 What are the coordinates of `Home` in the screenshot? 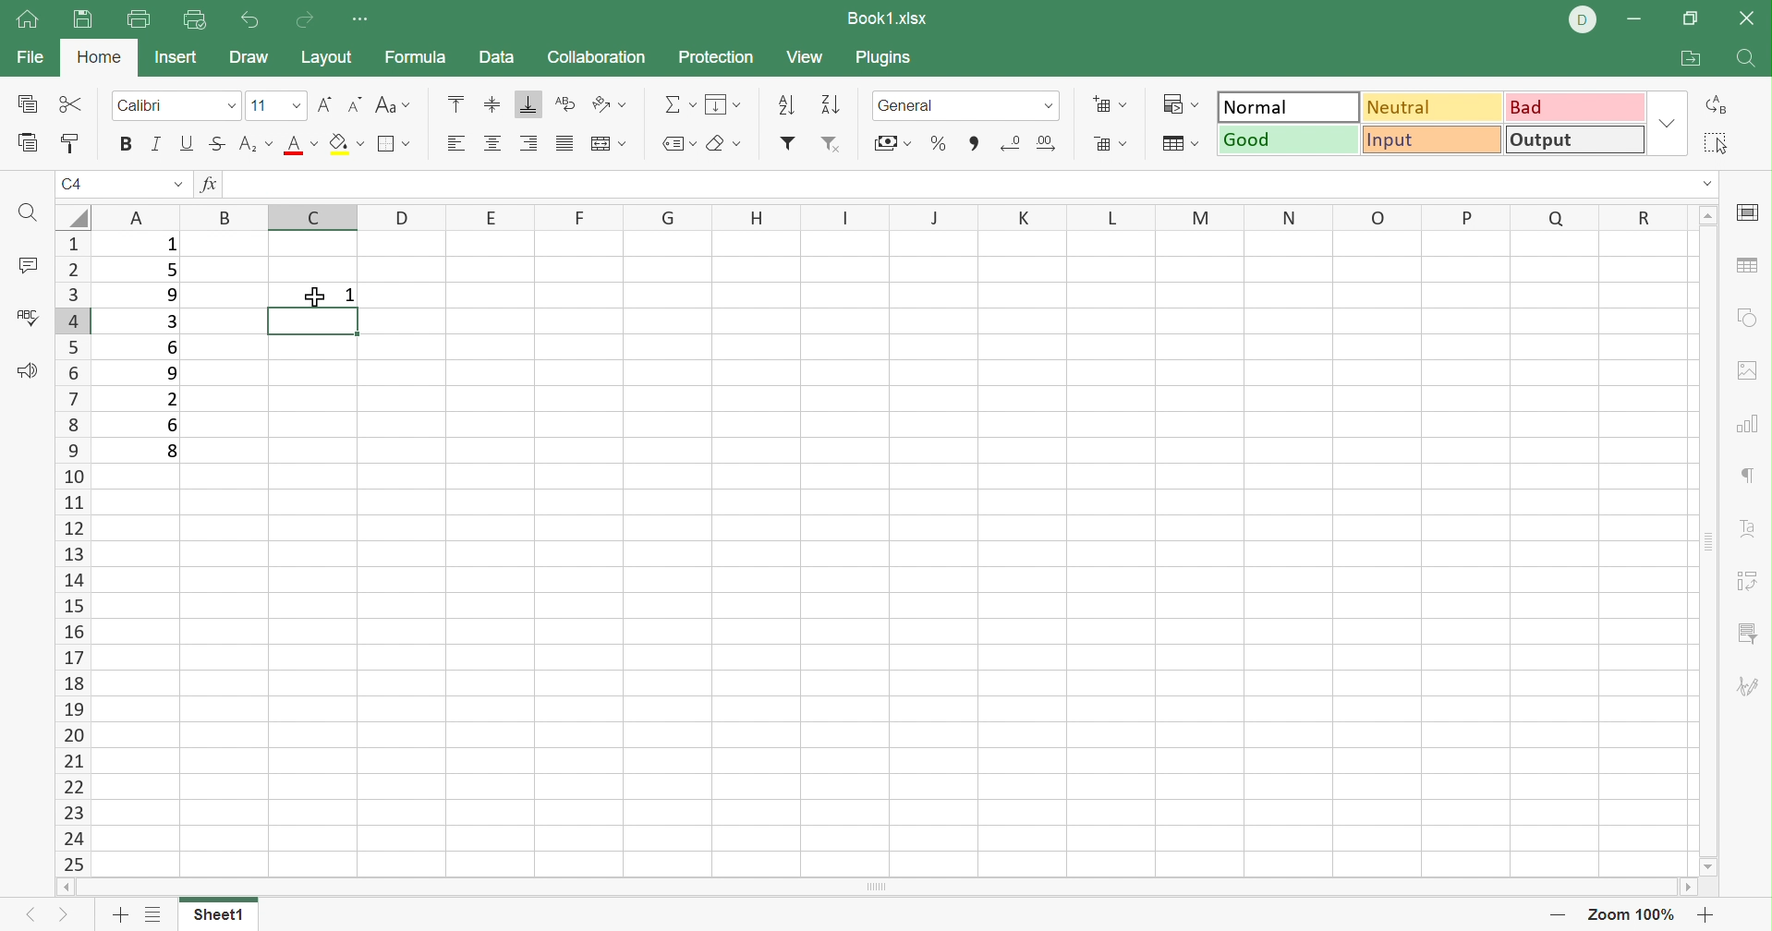 It's located at (101, 59).